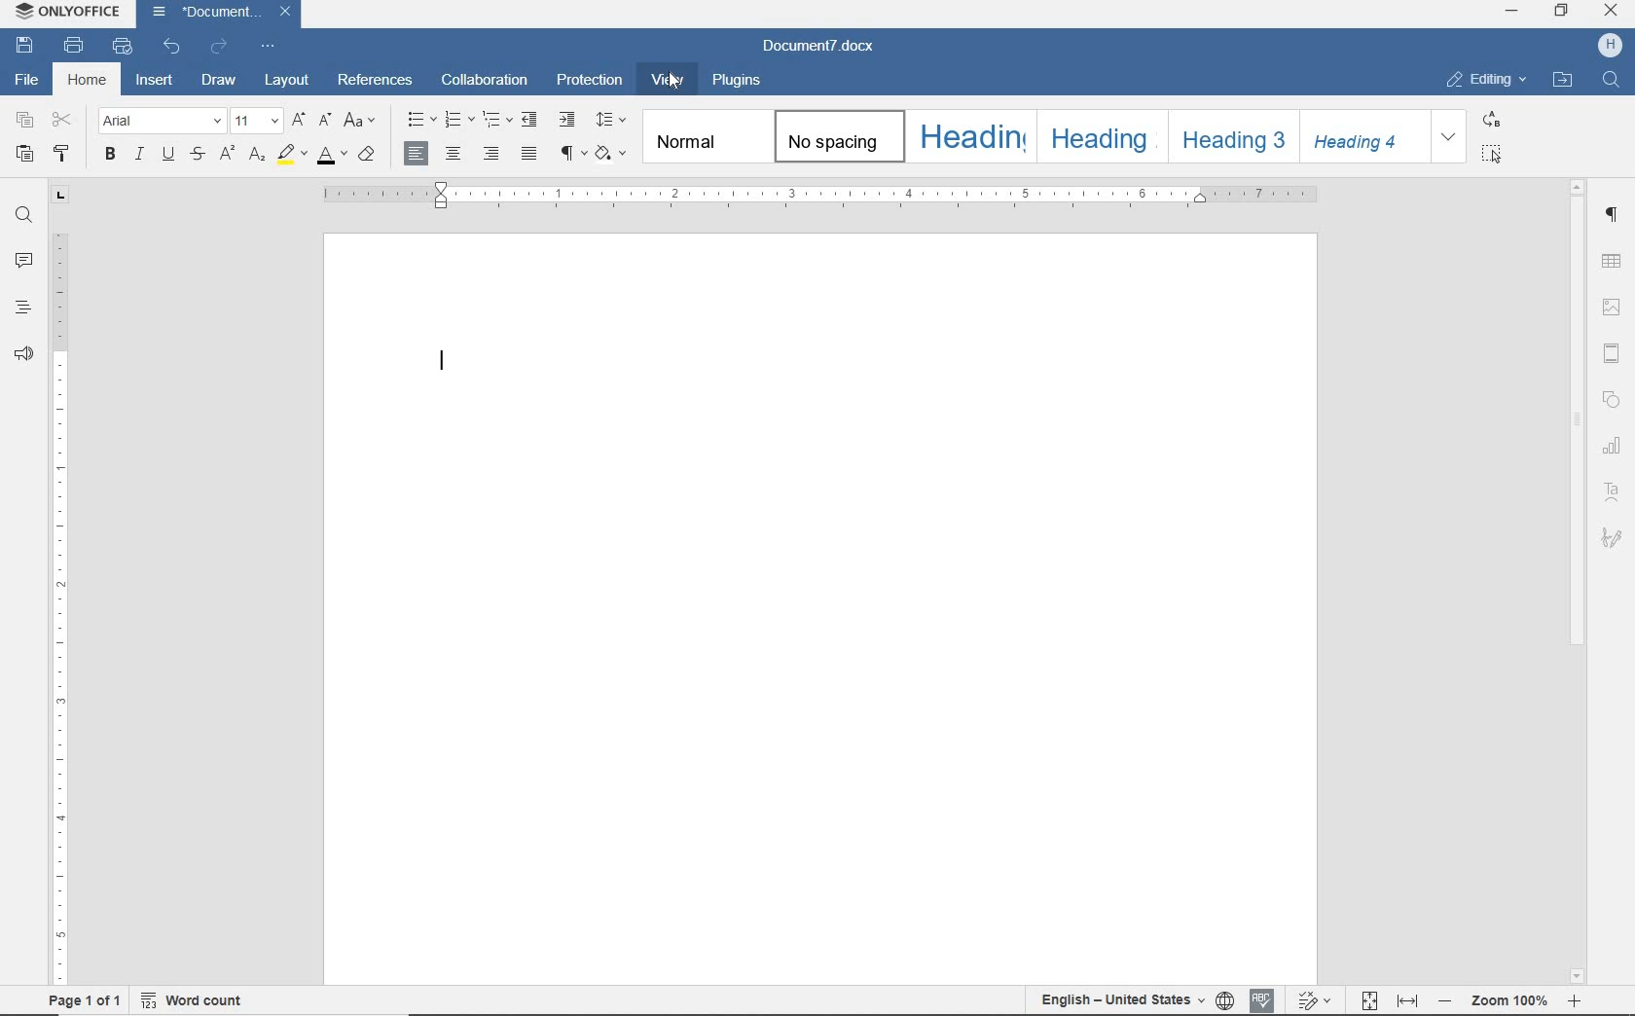  Describe the element at coordinates (376, 79) in the screenshot. I see `REFERENCES` at that location.